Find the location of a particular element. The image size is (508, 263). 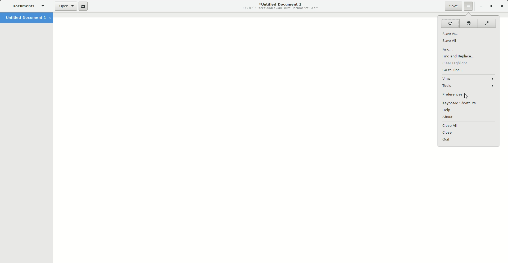

Keyboard Shortcuts is located at coordinates (462, 104).